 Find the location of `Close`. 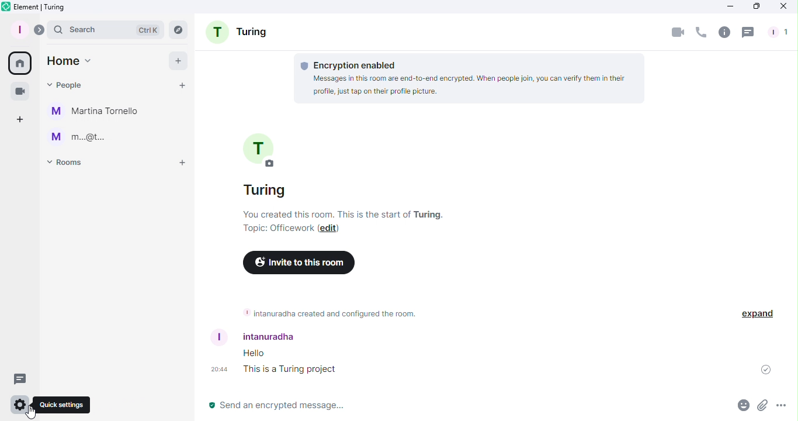

Close is located at coordinates (783, 6).